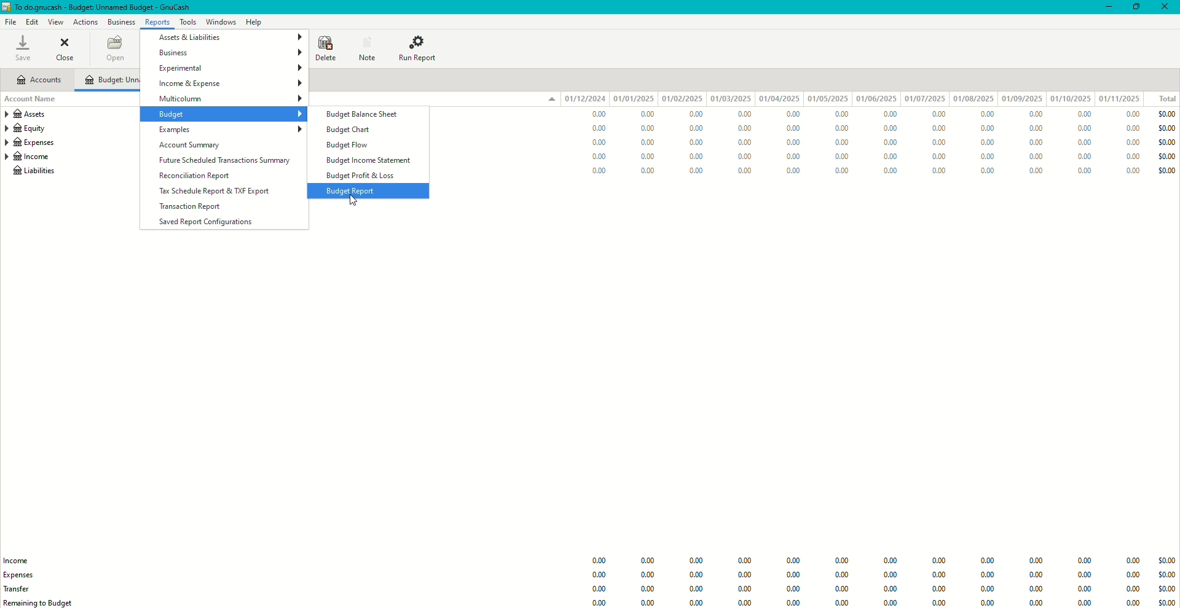 The width and height of the screenshot is (1180, 608). Describe the element at coordinates (1165, 602) in the screenshot. I see `$0.00` at that location.